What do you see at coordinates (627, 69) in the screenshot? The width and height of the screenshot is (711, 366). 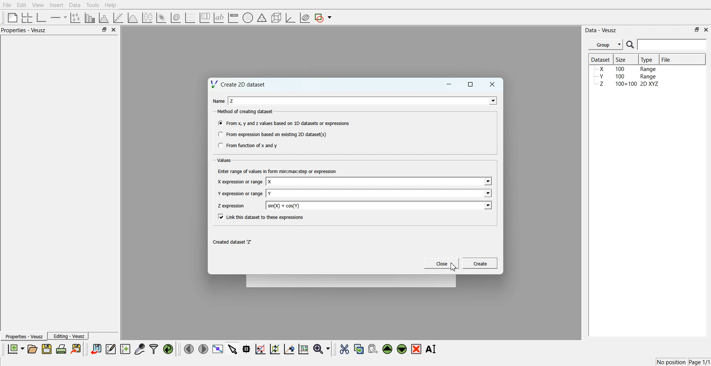 I see `X 100 Range` at bounding box center [627, 69].